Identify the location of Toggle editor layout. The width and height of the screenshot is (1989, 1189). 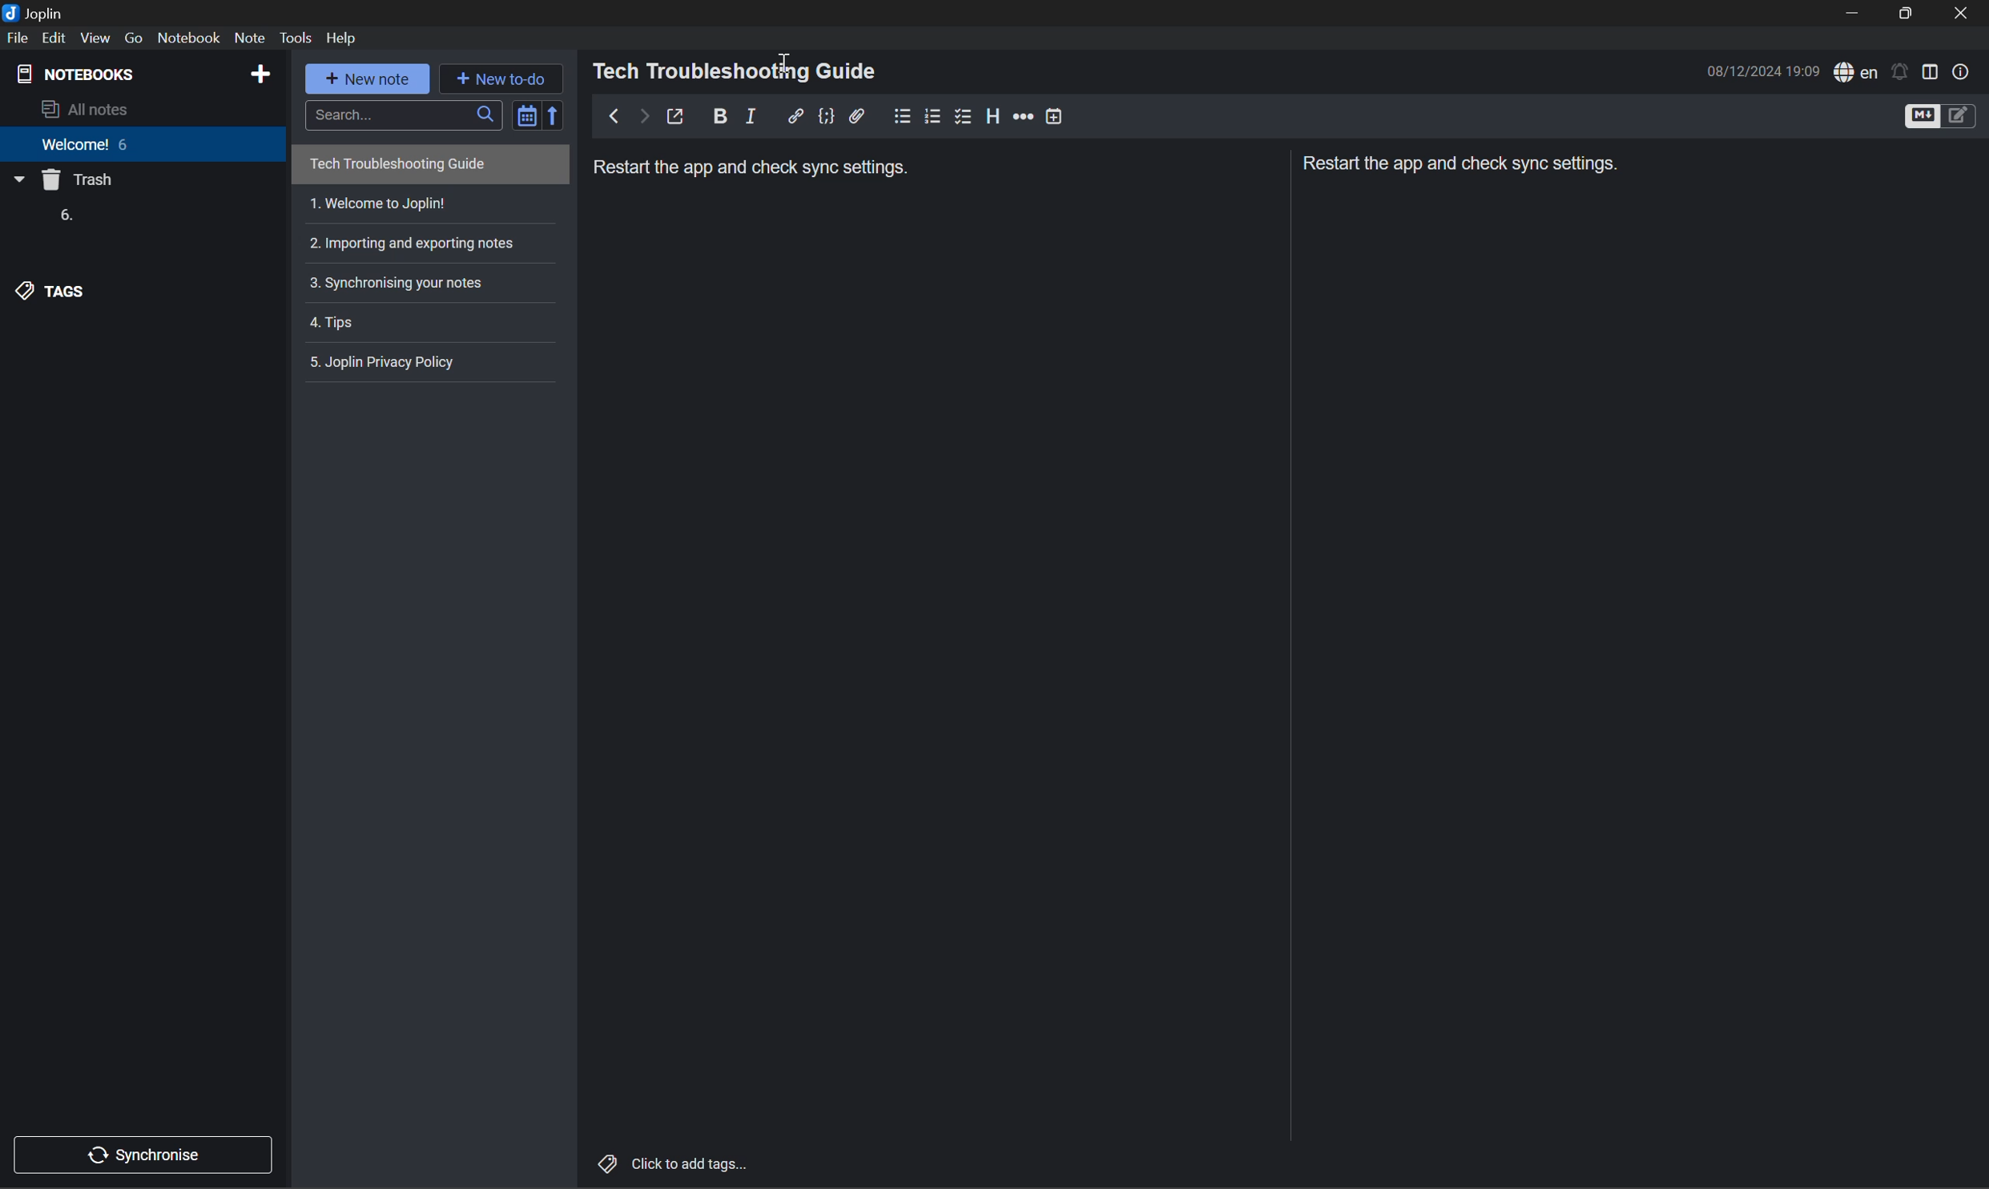
(1931, 70).